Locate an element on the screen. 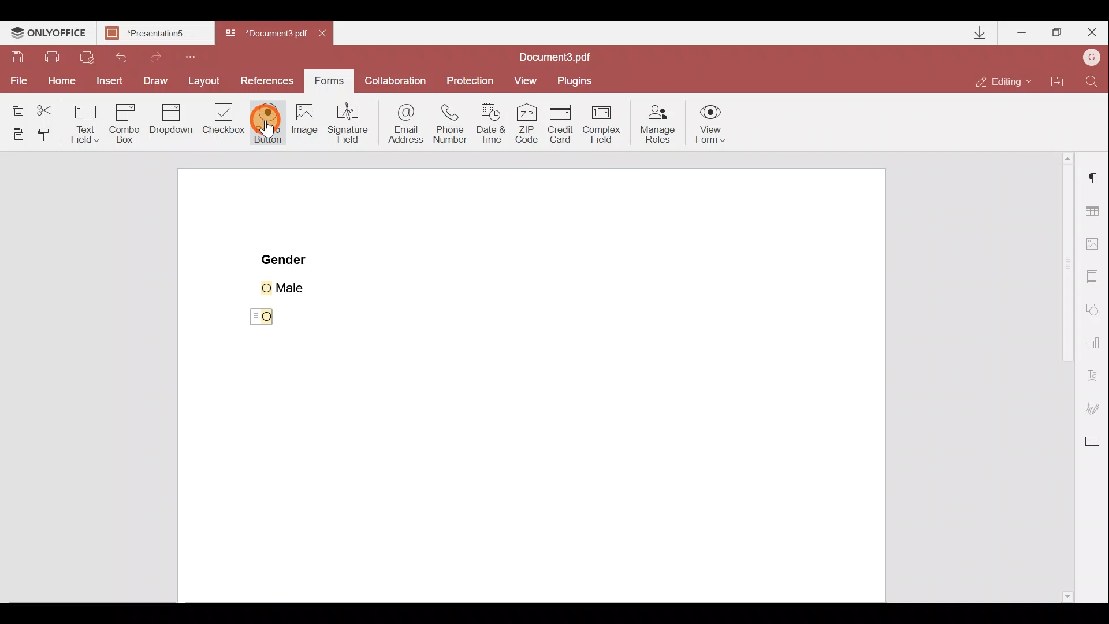  Insert is located at coordinates (108, 82).